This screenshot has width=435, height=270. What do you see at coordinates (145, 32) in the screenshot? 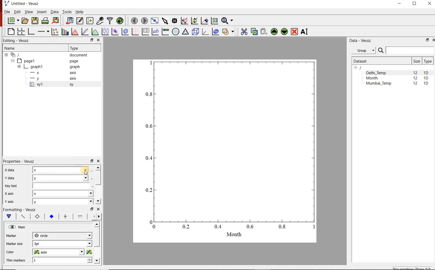
I see `plot key` at bounding box center [145, 32].